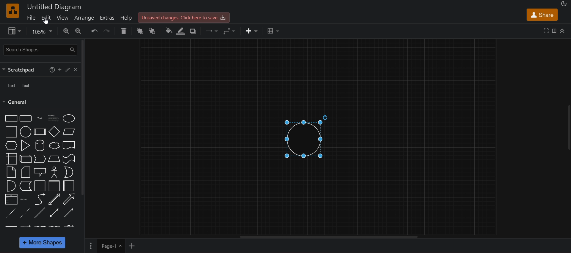  Describe the element at coordinates (31, 17) in the screenshot. I see `file` at that location.